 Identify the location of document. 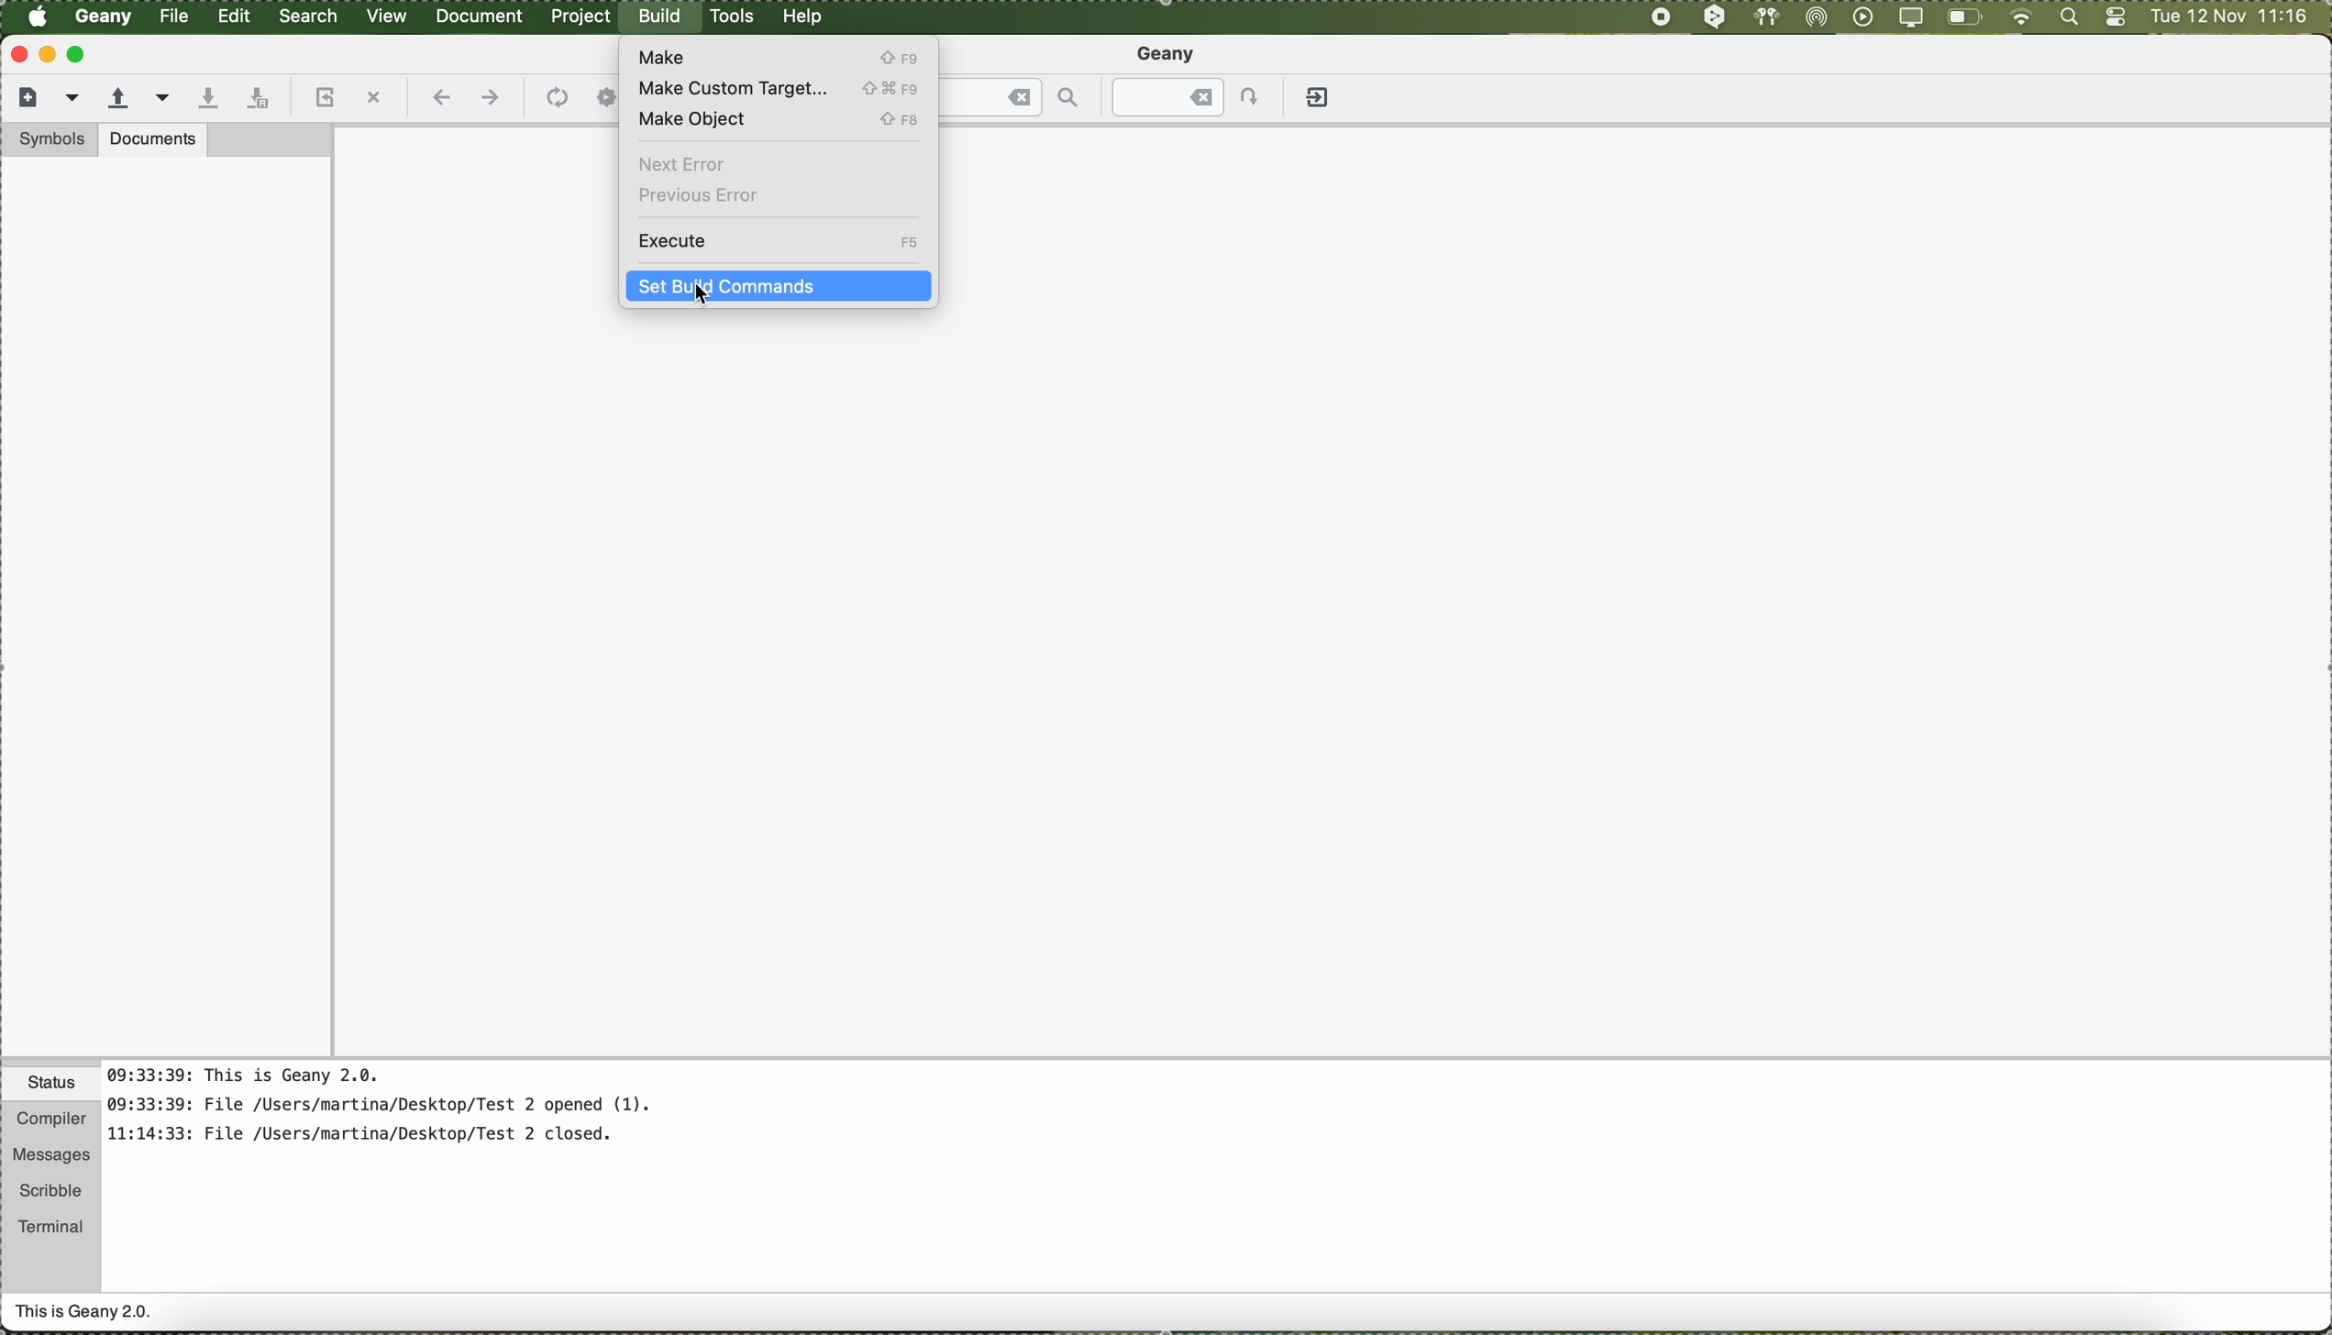
(479, 15).